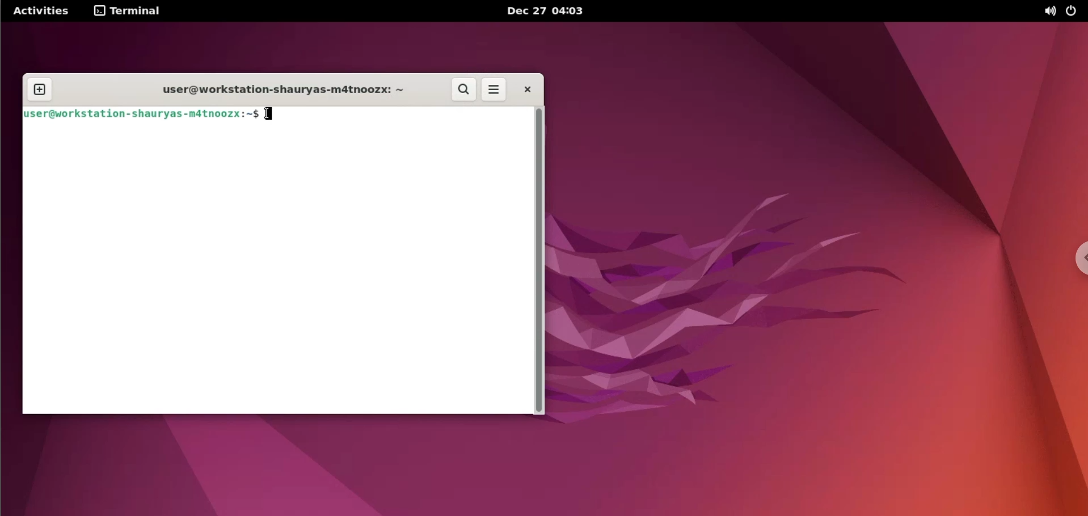 This screenshot has height=516, width=1088. Describe the element at coordinates (526, 89) in the screenshot. I see `close` at that location.